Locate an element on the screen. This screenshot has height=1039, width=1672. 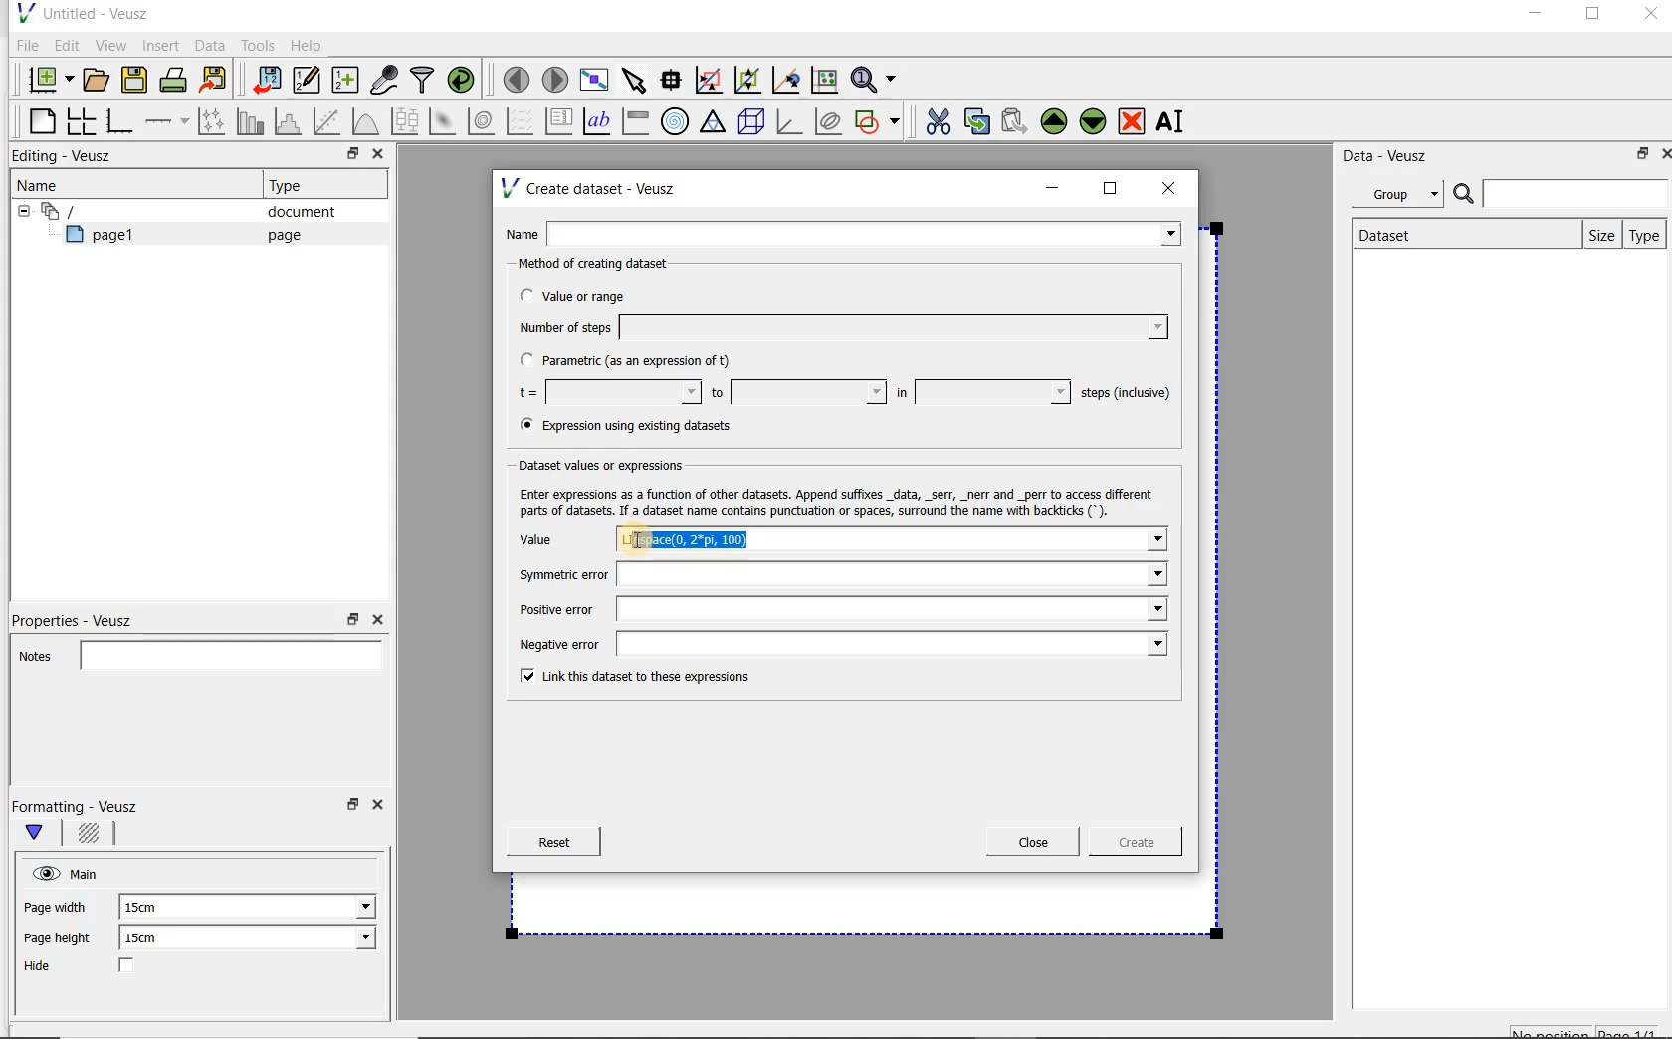
move to the next page is located at coordinates (555, 80).